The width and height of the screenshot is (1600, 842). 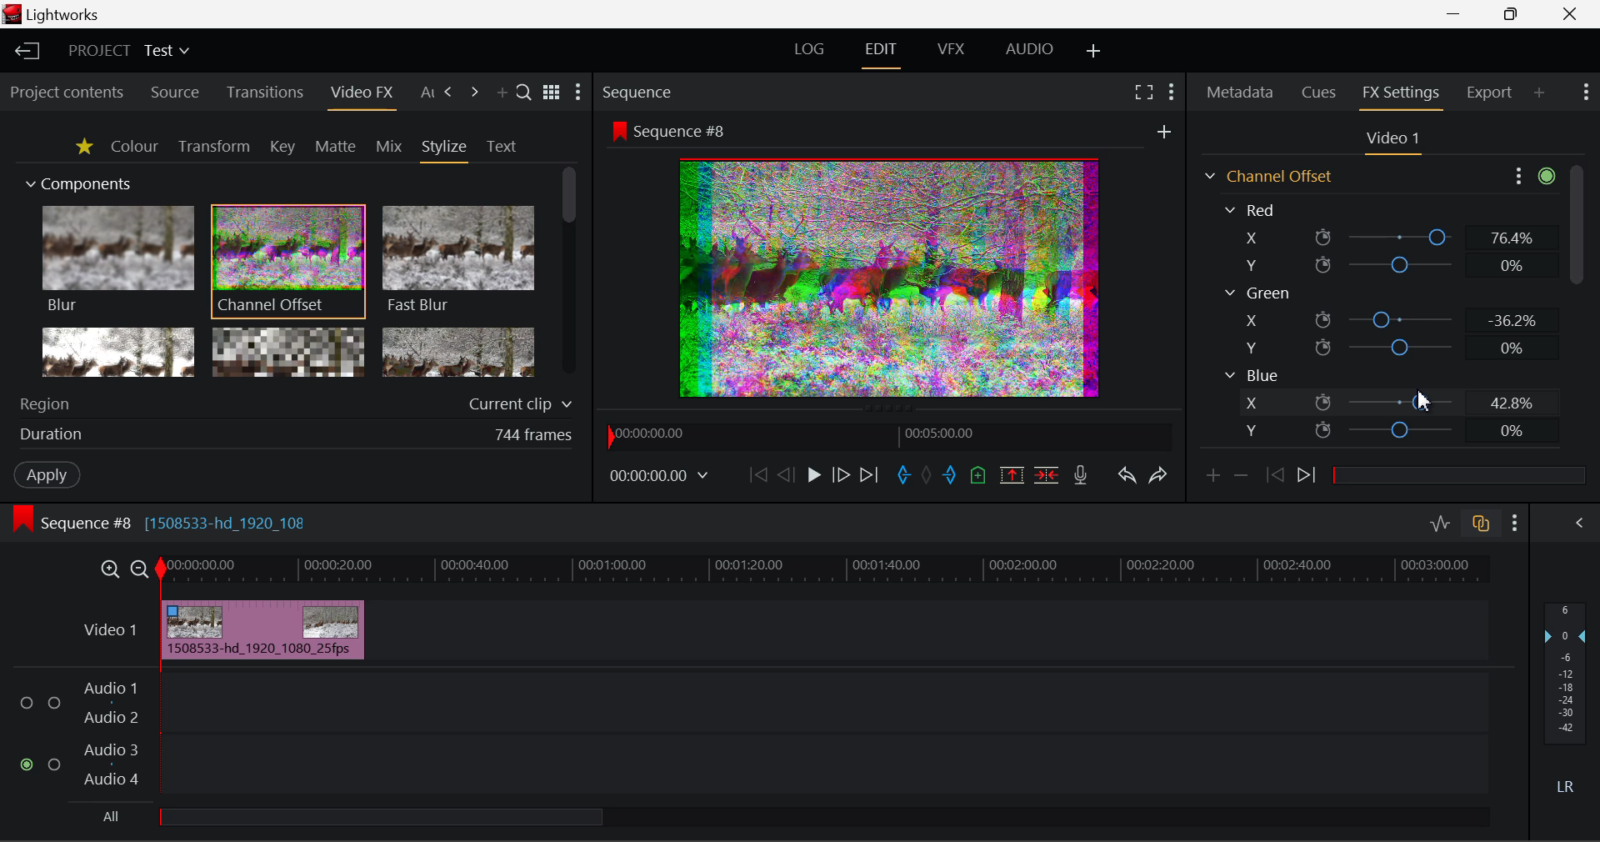 What do you see at coordinates (458, 350) in the screenshot?
I see `Posterize` at bounding box center [458, 350].